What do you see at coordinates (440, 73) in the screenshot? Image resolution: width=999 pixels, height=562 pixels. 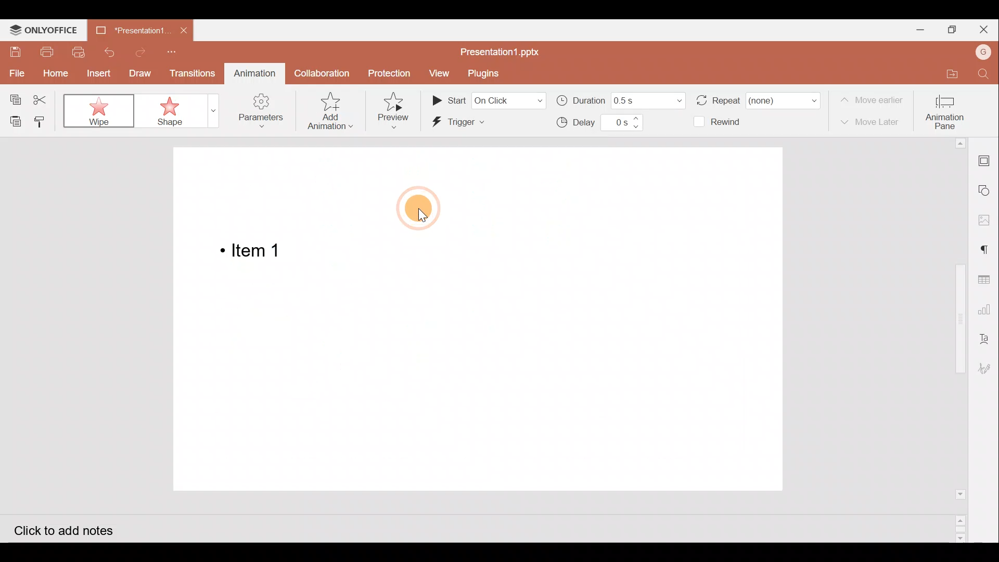 I see `View` at bounding box center [440, 73].